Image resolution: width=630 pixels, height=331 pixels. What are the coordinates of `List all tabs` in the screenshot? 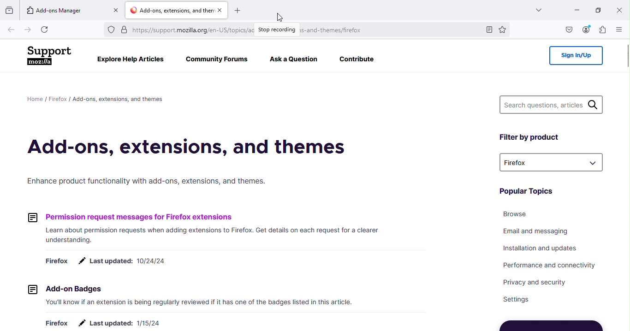 It's located at (539, 9).